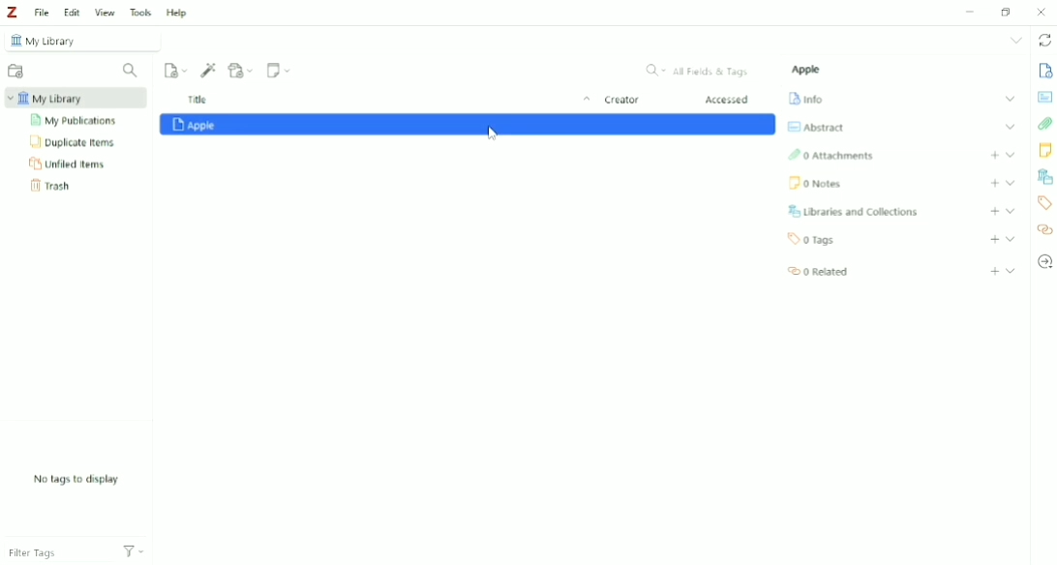  What do you see at coordinates (73, 99) in the screenshot?
I see `My Library` at bounding box center [73, 99].